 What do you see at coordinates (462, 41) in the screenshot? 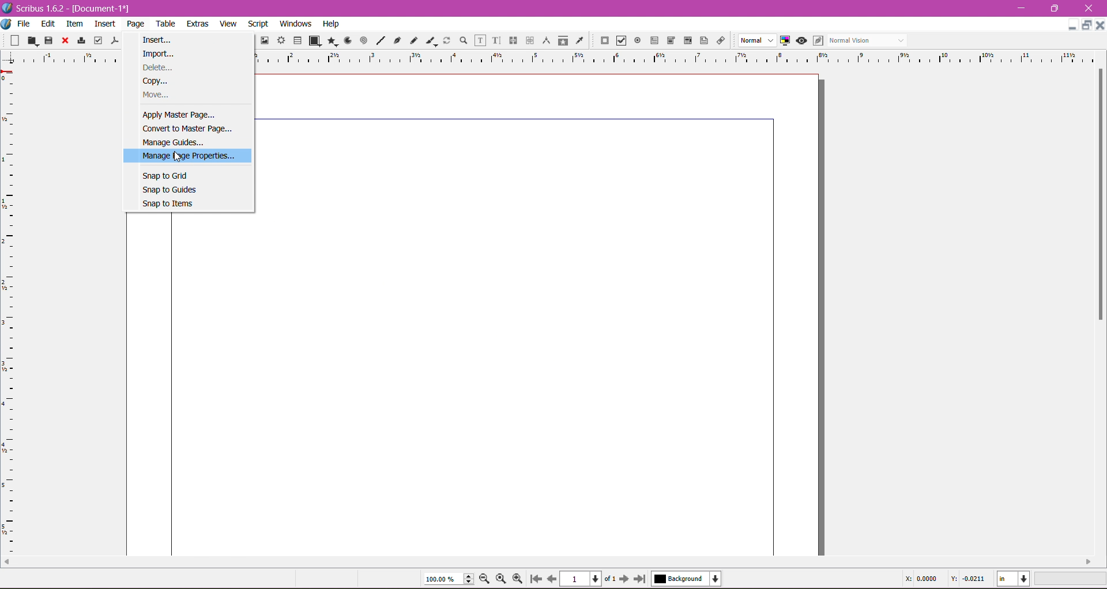
I see `Zoom In or Out` at bounding box center [462, 41].